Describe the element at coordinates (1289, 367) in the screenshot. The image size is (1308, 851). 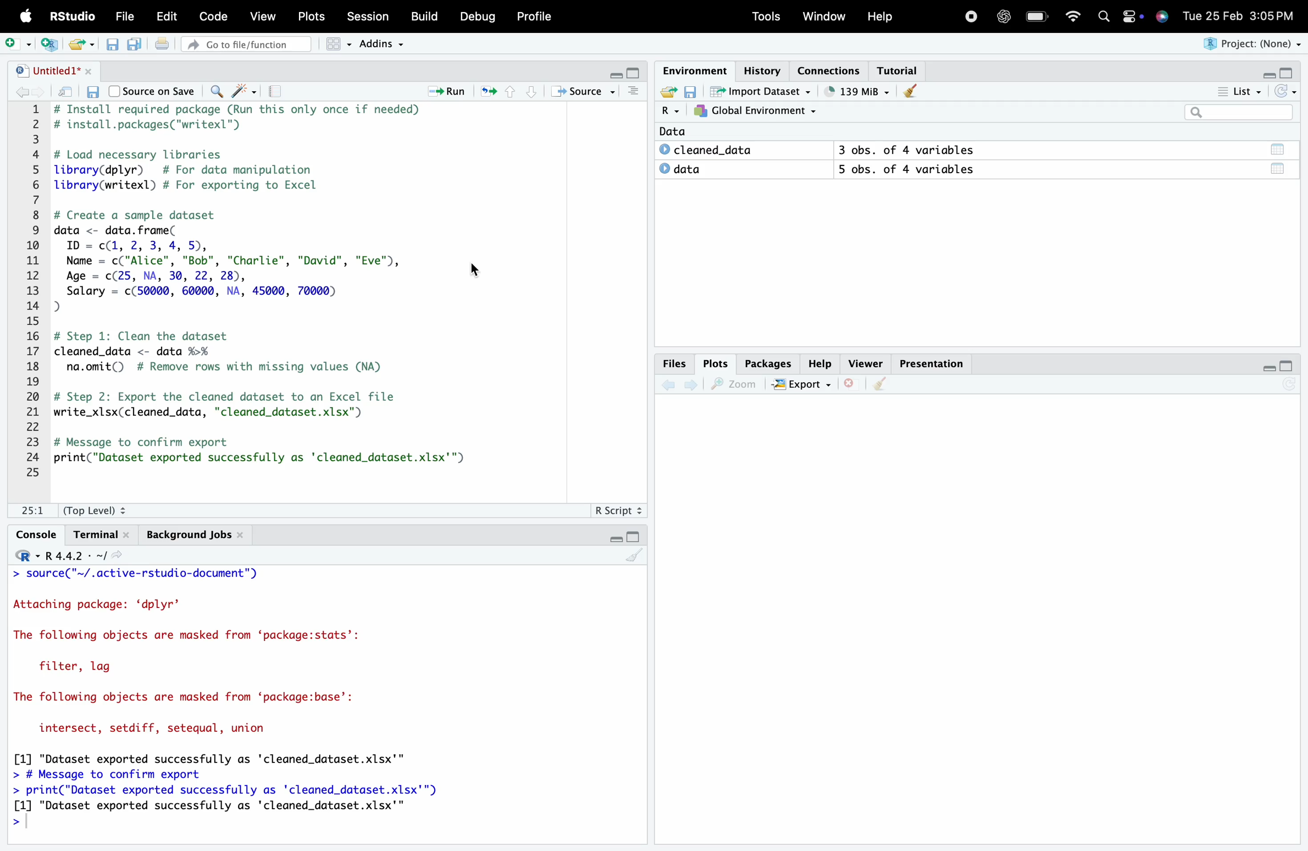
I see `Maximize/Restore` at that location.